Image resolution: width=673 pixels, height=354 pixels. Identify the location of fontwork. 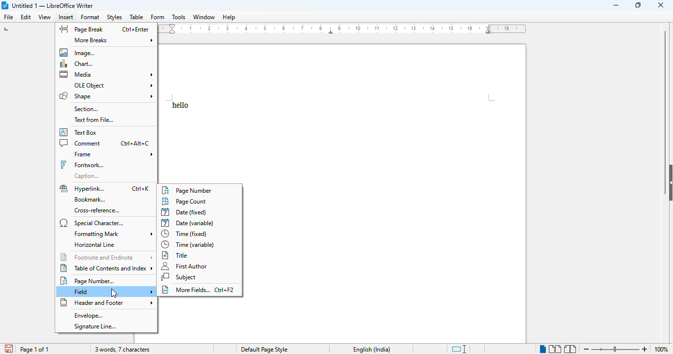
(82, 165).